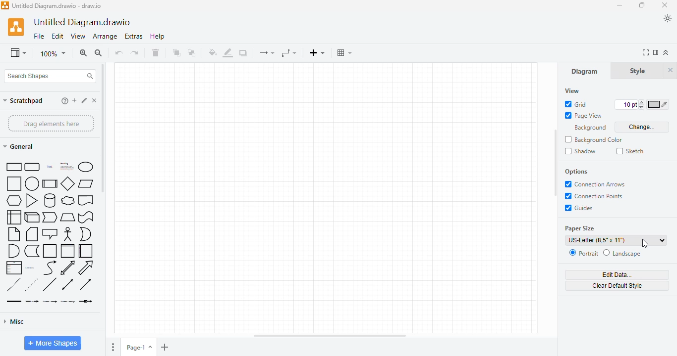  What do you see at coordinates (50, 76) in the screenshot?
I see `search shapes` at bounding box center [50, 76].